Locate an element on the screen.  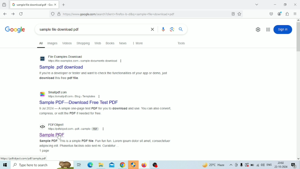
Overview of the website search is located at coordinates (103, 76).